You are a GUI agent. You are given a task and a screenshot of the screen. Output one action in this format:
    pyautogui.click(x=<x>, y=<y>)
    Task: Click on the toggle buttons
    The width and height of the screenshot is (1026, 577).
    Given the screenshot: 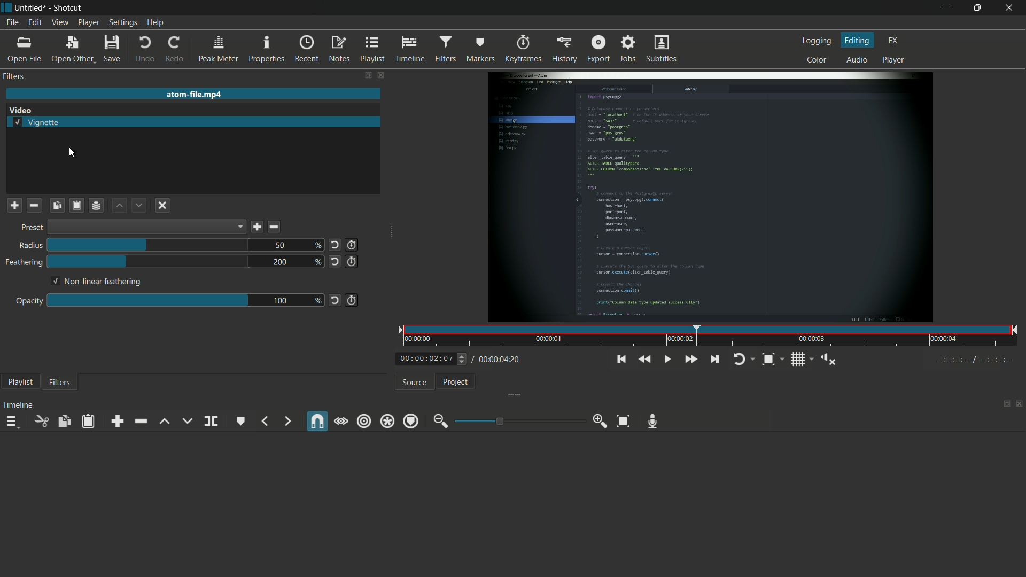 What is the action you would take?
    pyautogui.click(x=464, y=360)
    